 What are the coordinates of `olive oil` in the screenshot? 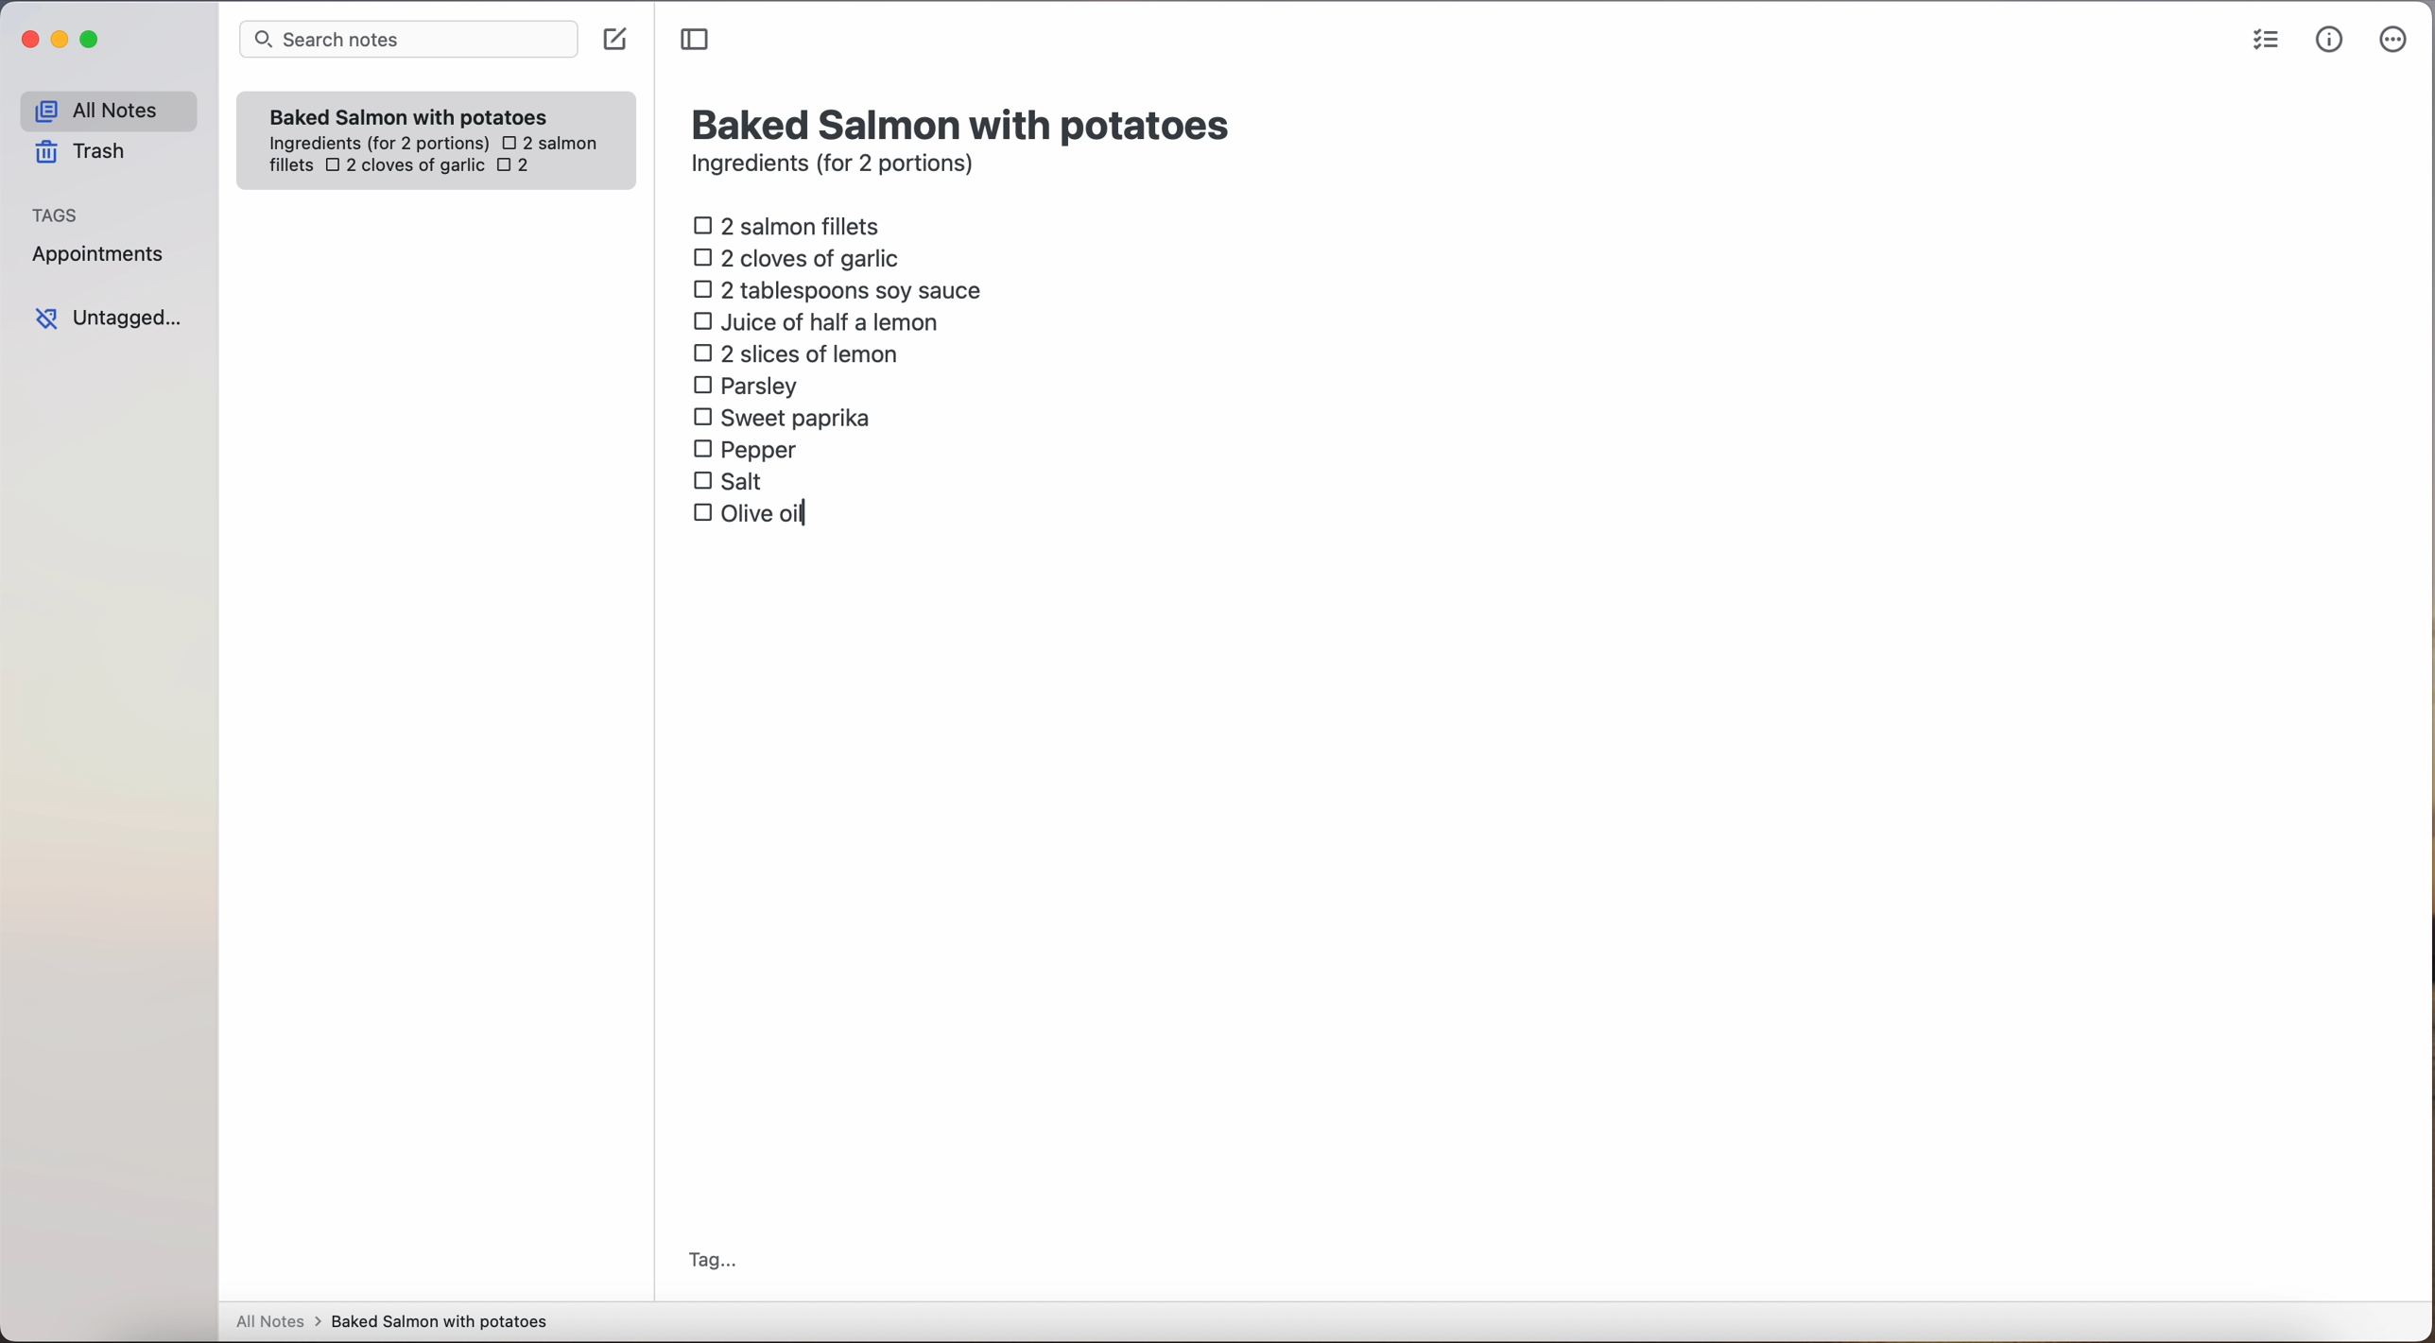 It's located at (754, 515).